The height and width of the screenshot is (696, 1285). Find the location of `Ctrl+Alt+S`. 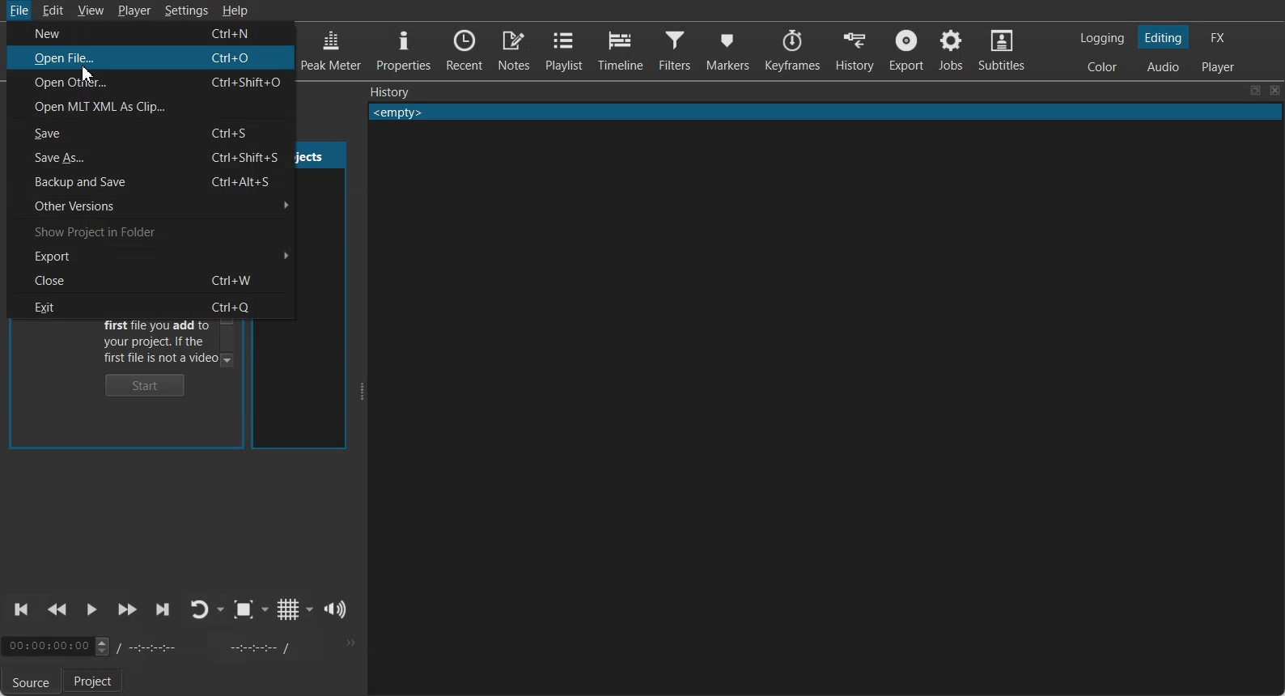

Ctrl+Alt+S is located at coordinates (244, 181).